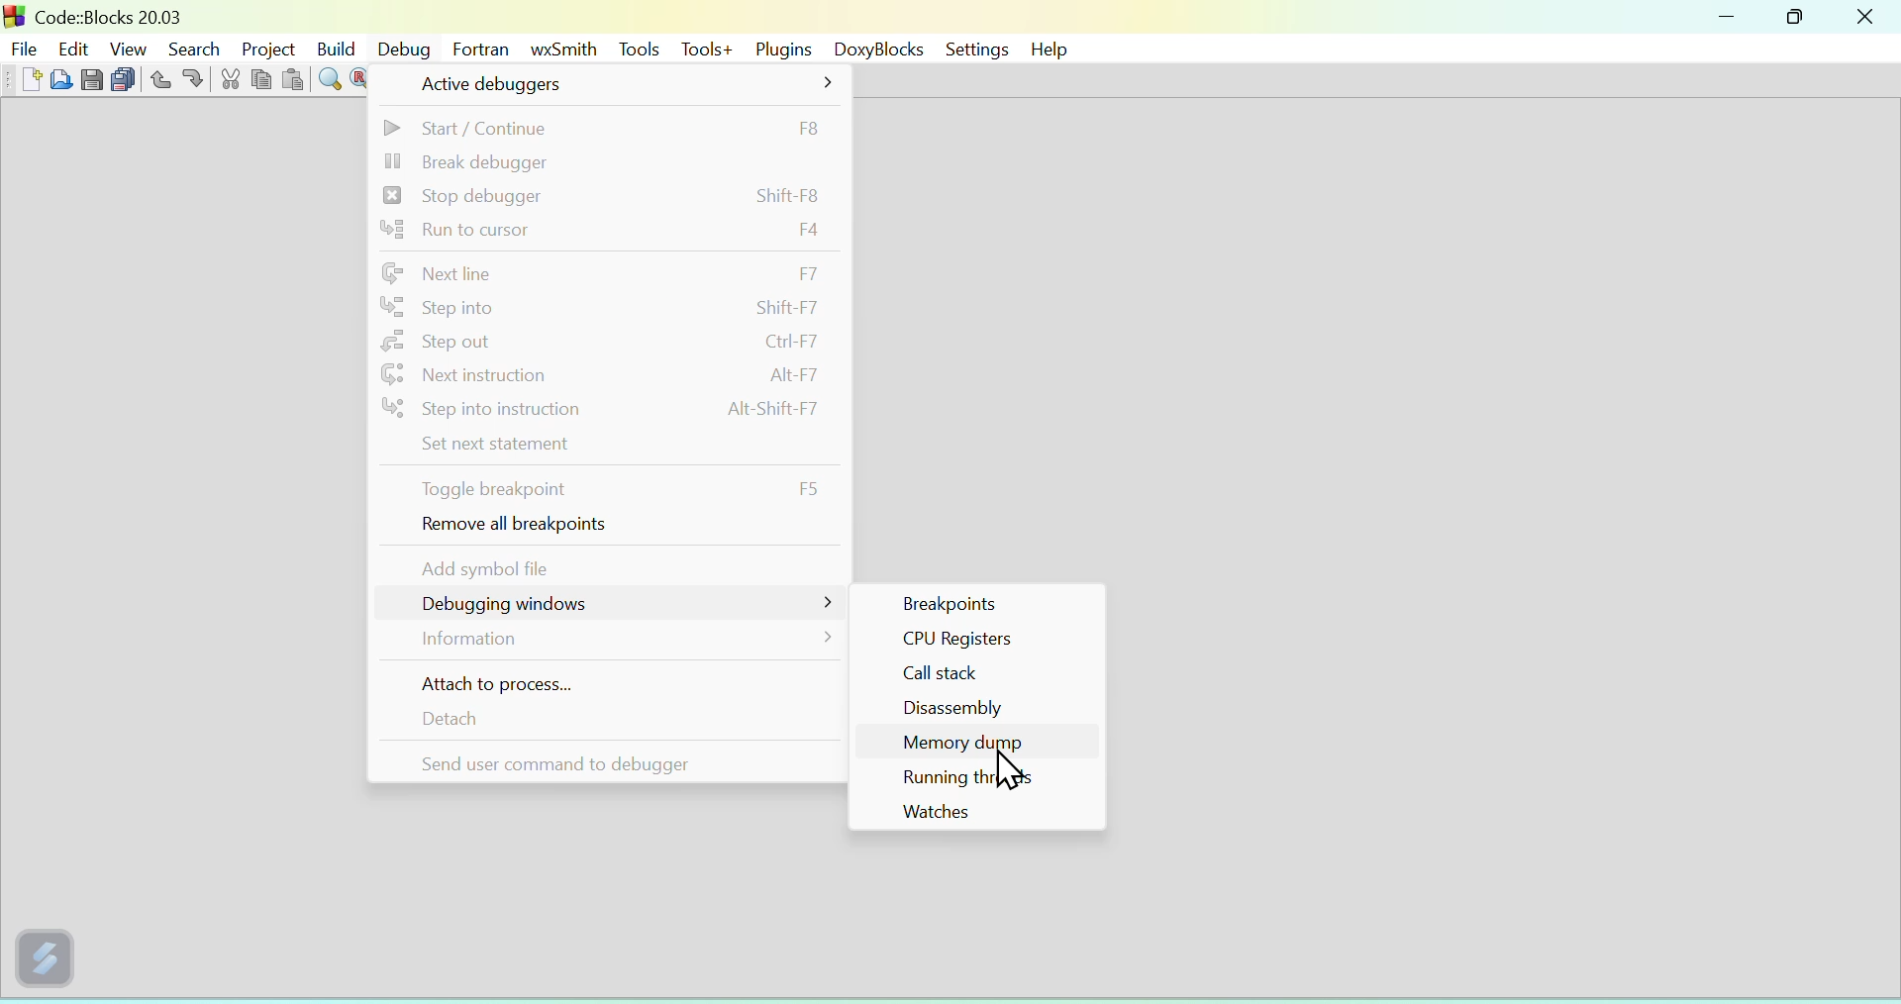  Describe the element at coordinates (603, 411) in the screenshot. I see `step into instruction` at that location.